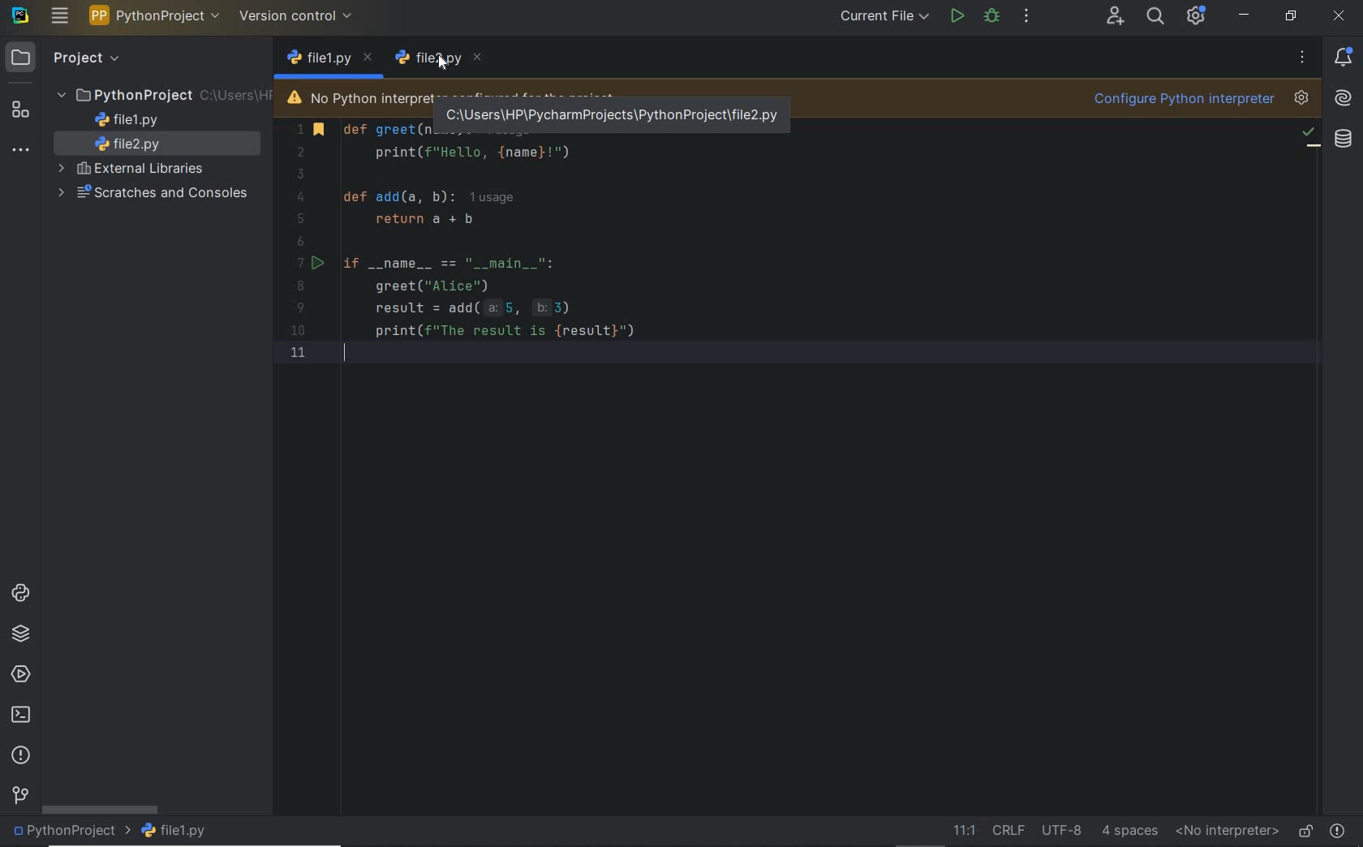  Describe the element at coordinates (1338, 15) in the screenshot. I see `close` at that location.